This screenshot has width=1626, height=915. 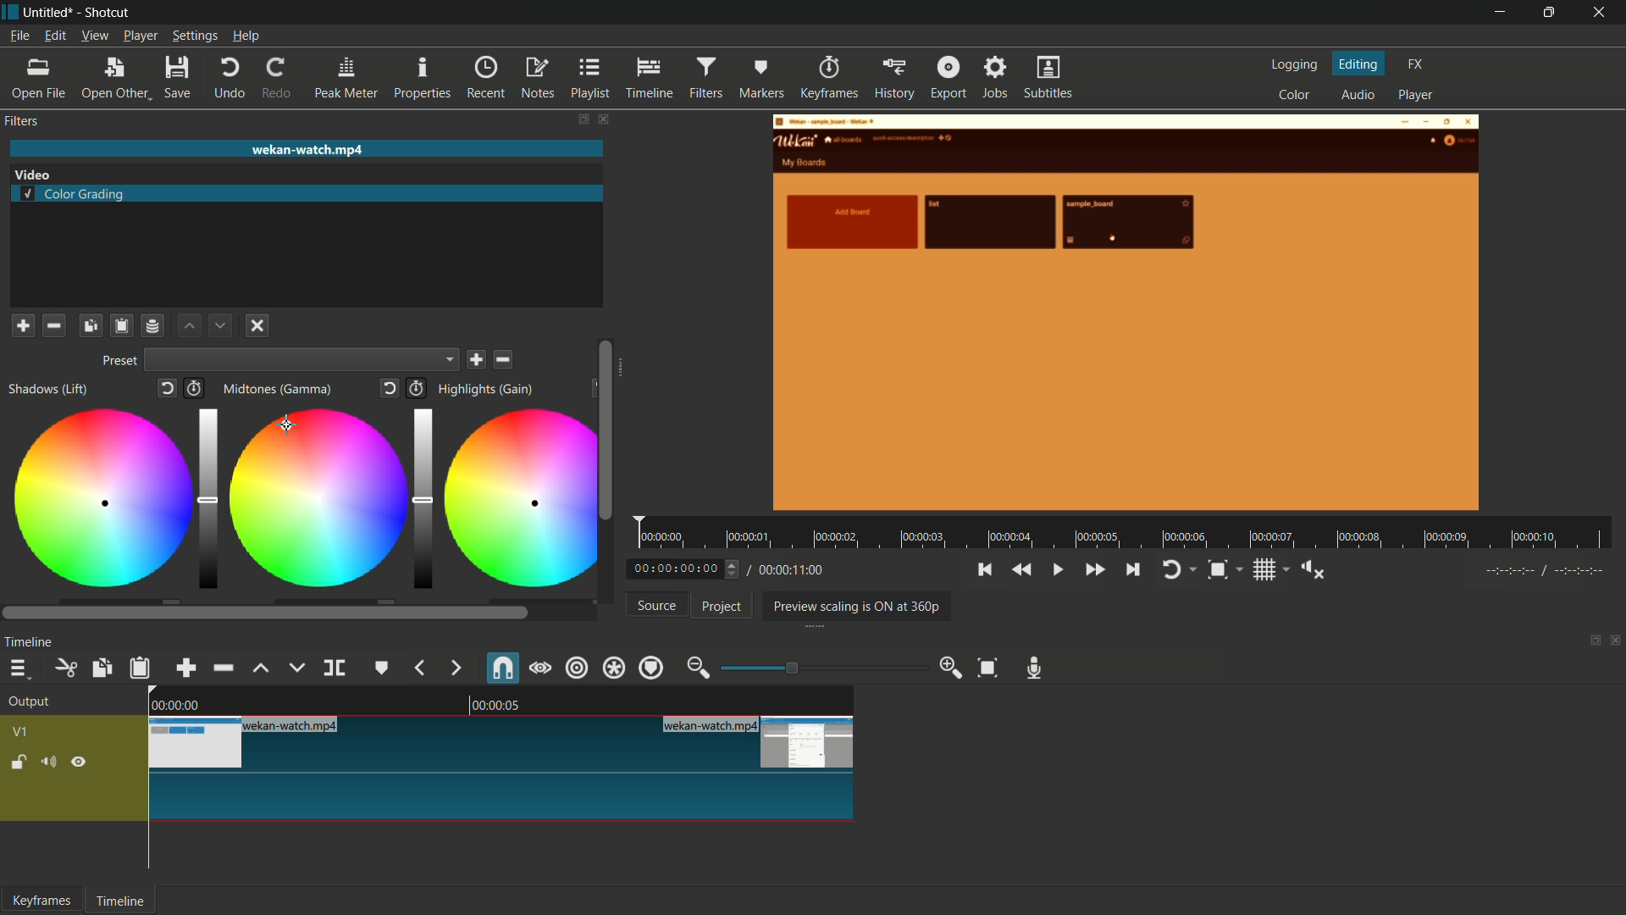 I want to click on video in timeline, so click(x=502, y=768).